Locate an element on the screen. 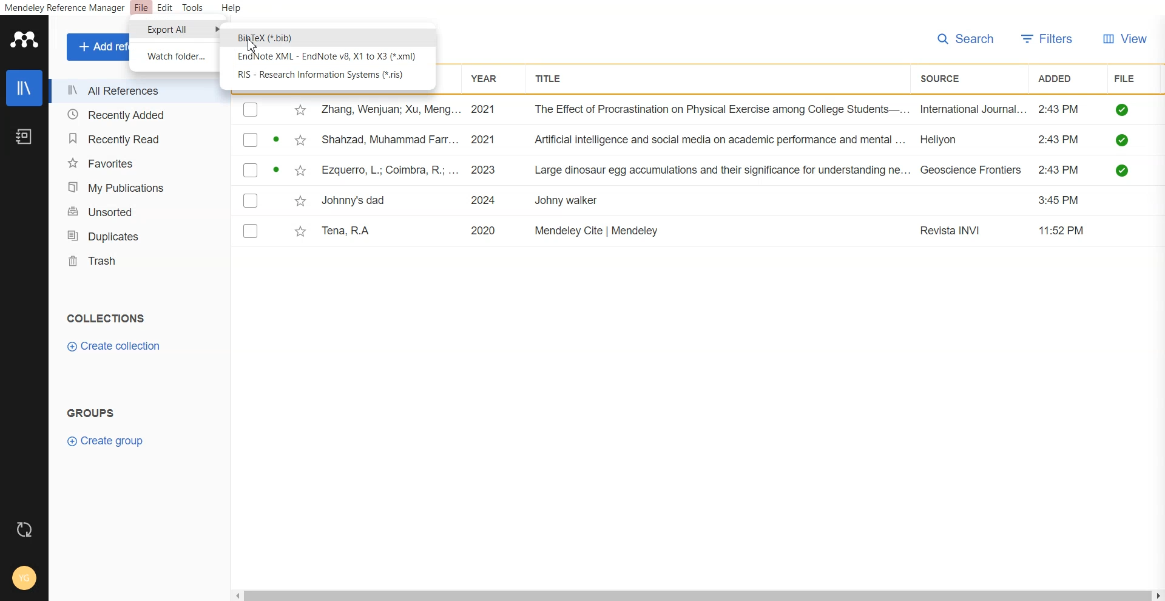  Trash is located at coordinates (137, 260).